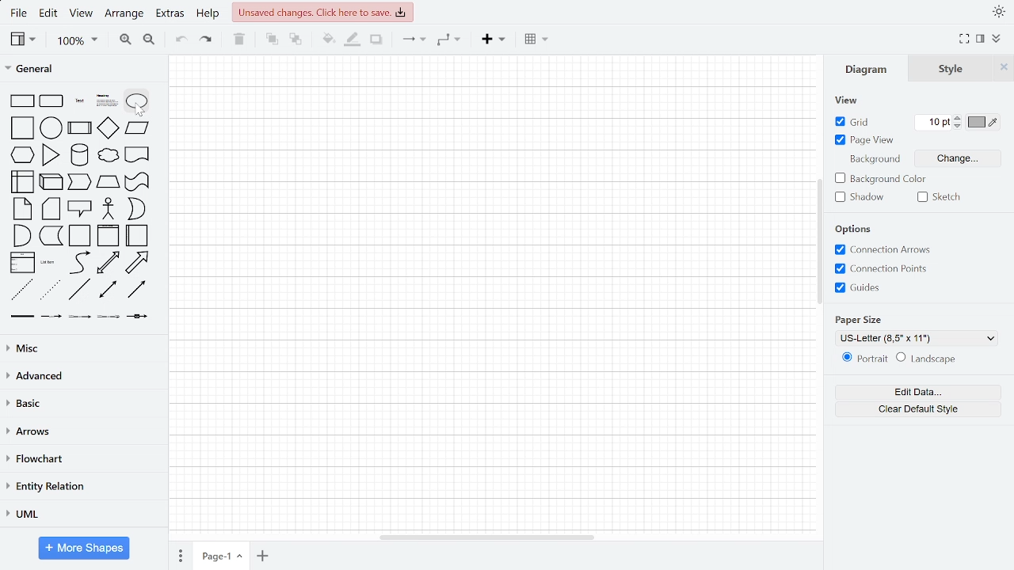 This screenshot has height=570, width=1014. What do you see at coordinates (939, 198) in the screenshot?
I see `sketch` at bounding box center [939, 198].